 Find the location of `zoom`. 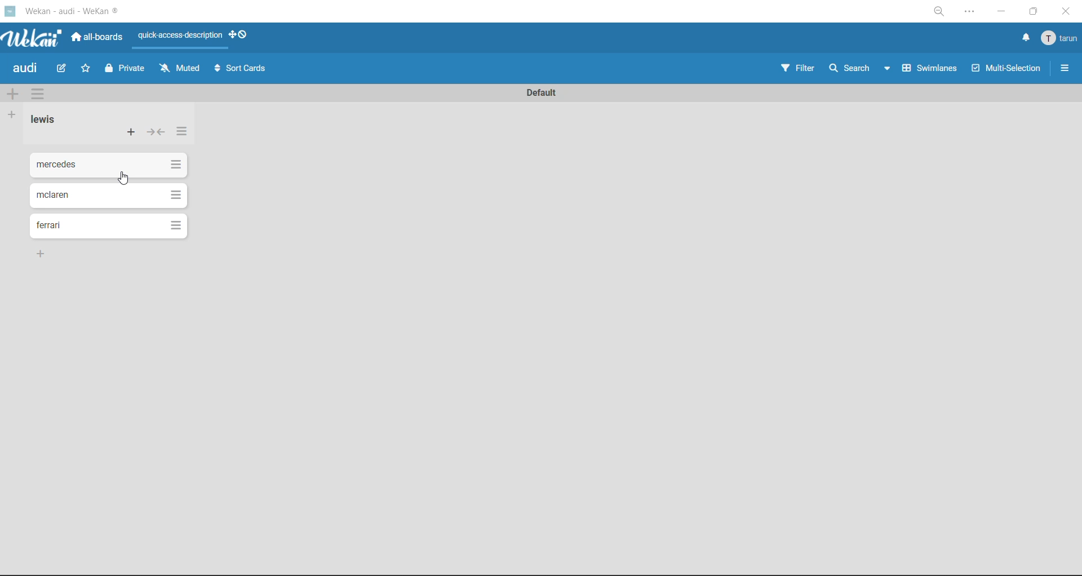

zoom is located at coordinates (942, 15).